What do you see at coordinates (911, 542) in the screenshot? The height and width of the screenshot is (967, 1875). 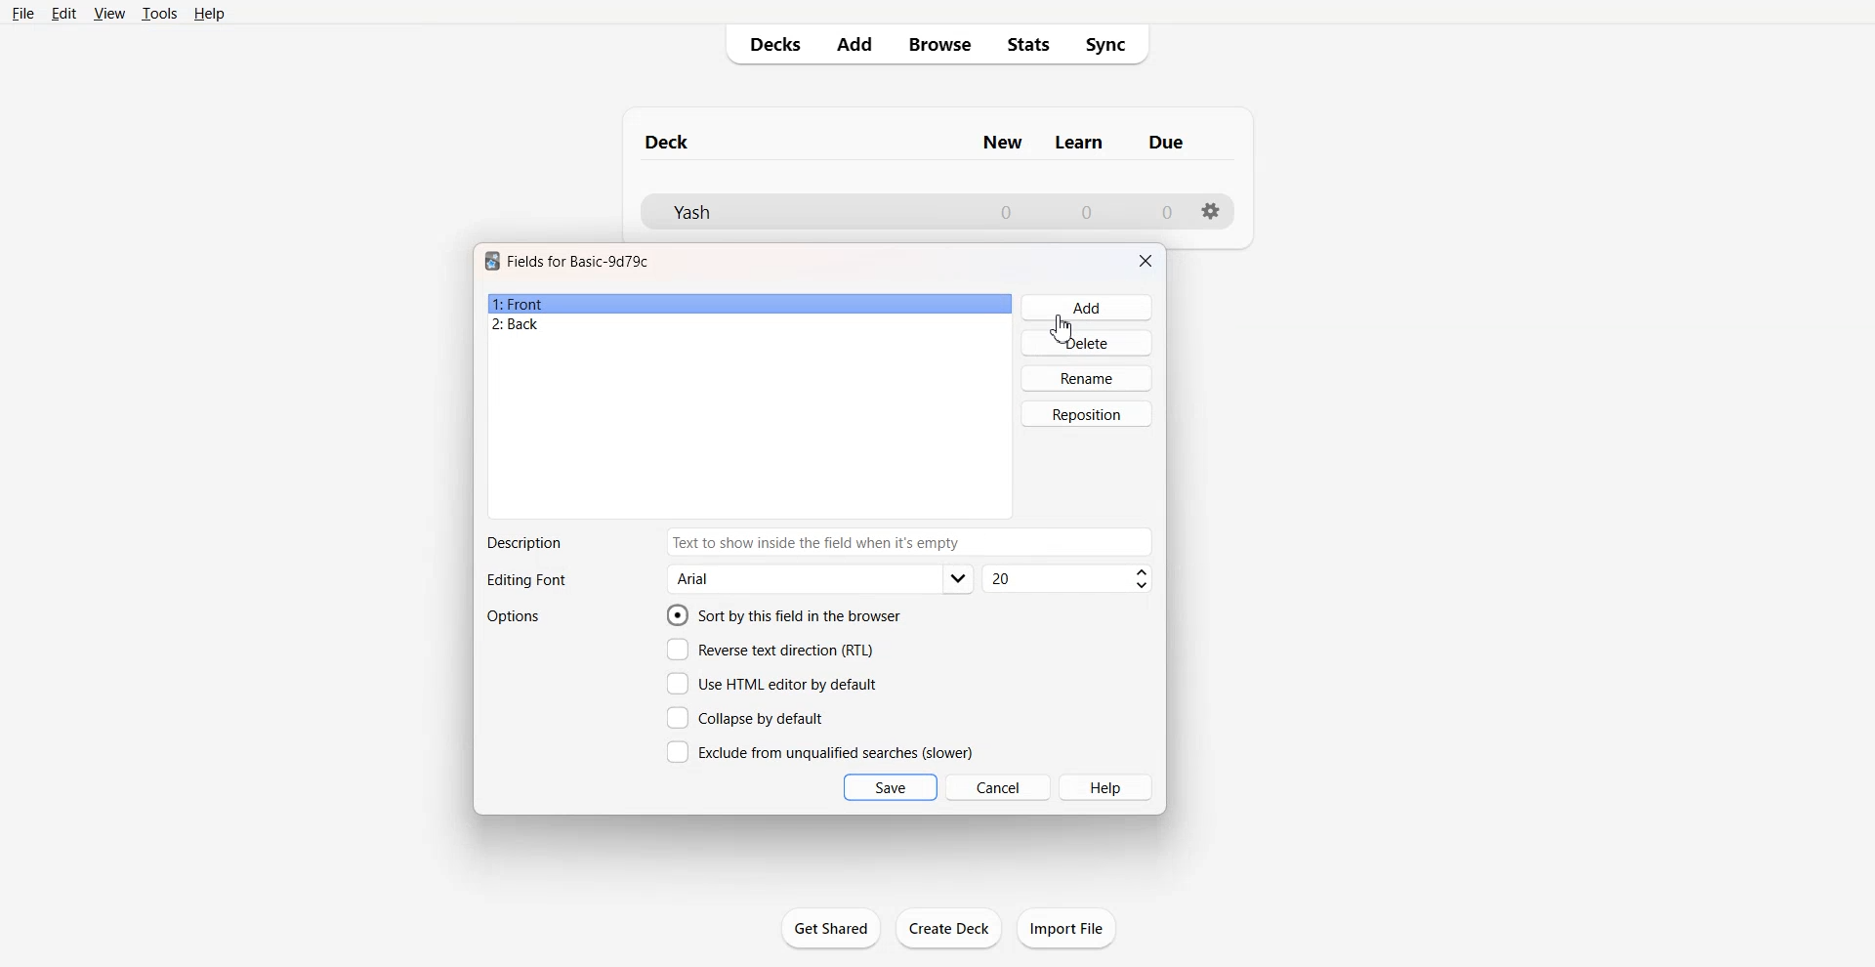 I see `Enter Description` at bounding box center [911, 542].